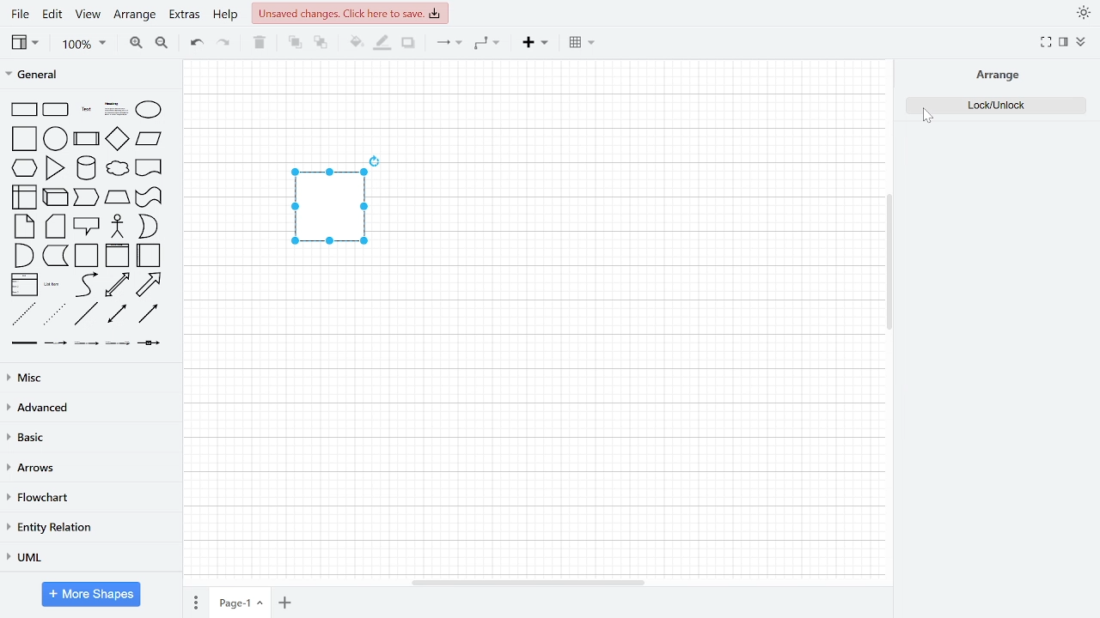 This screenshot has width=1100, height=618. Describe the element at coordinates (449, 43) in the screenshot. I see `connector` at that location.